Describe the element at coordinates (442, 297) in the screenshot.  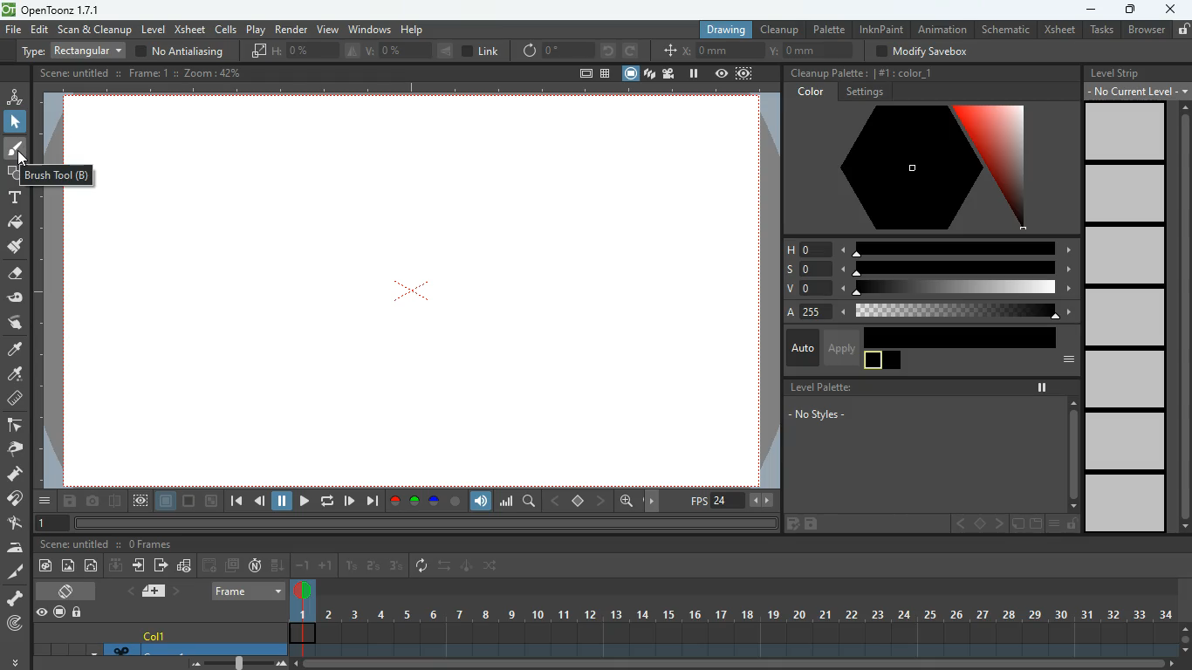
I see `screen` at that location.